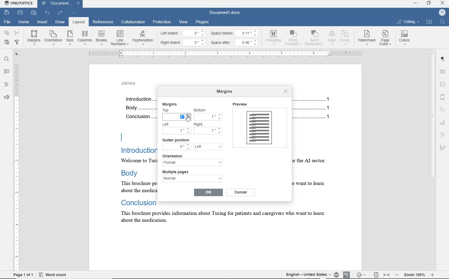  Describe the element at coordinates (133, 22) in the screenshot. I see `collaboration` at that location.